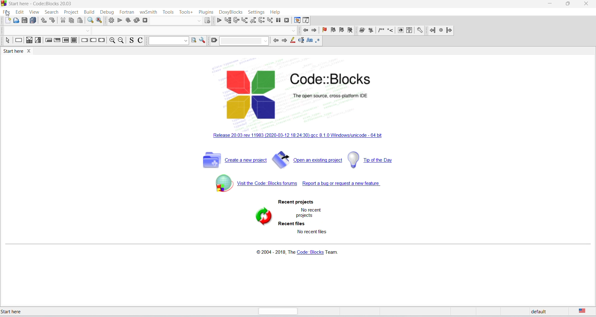  What do you see at coordinates (71, 12) in the screenshot?
I see `projects` at bounding box center [71, 12].